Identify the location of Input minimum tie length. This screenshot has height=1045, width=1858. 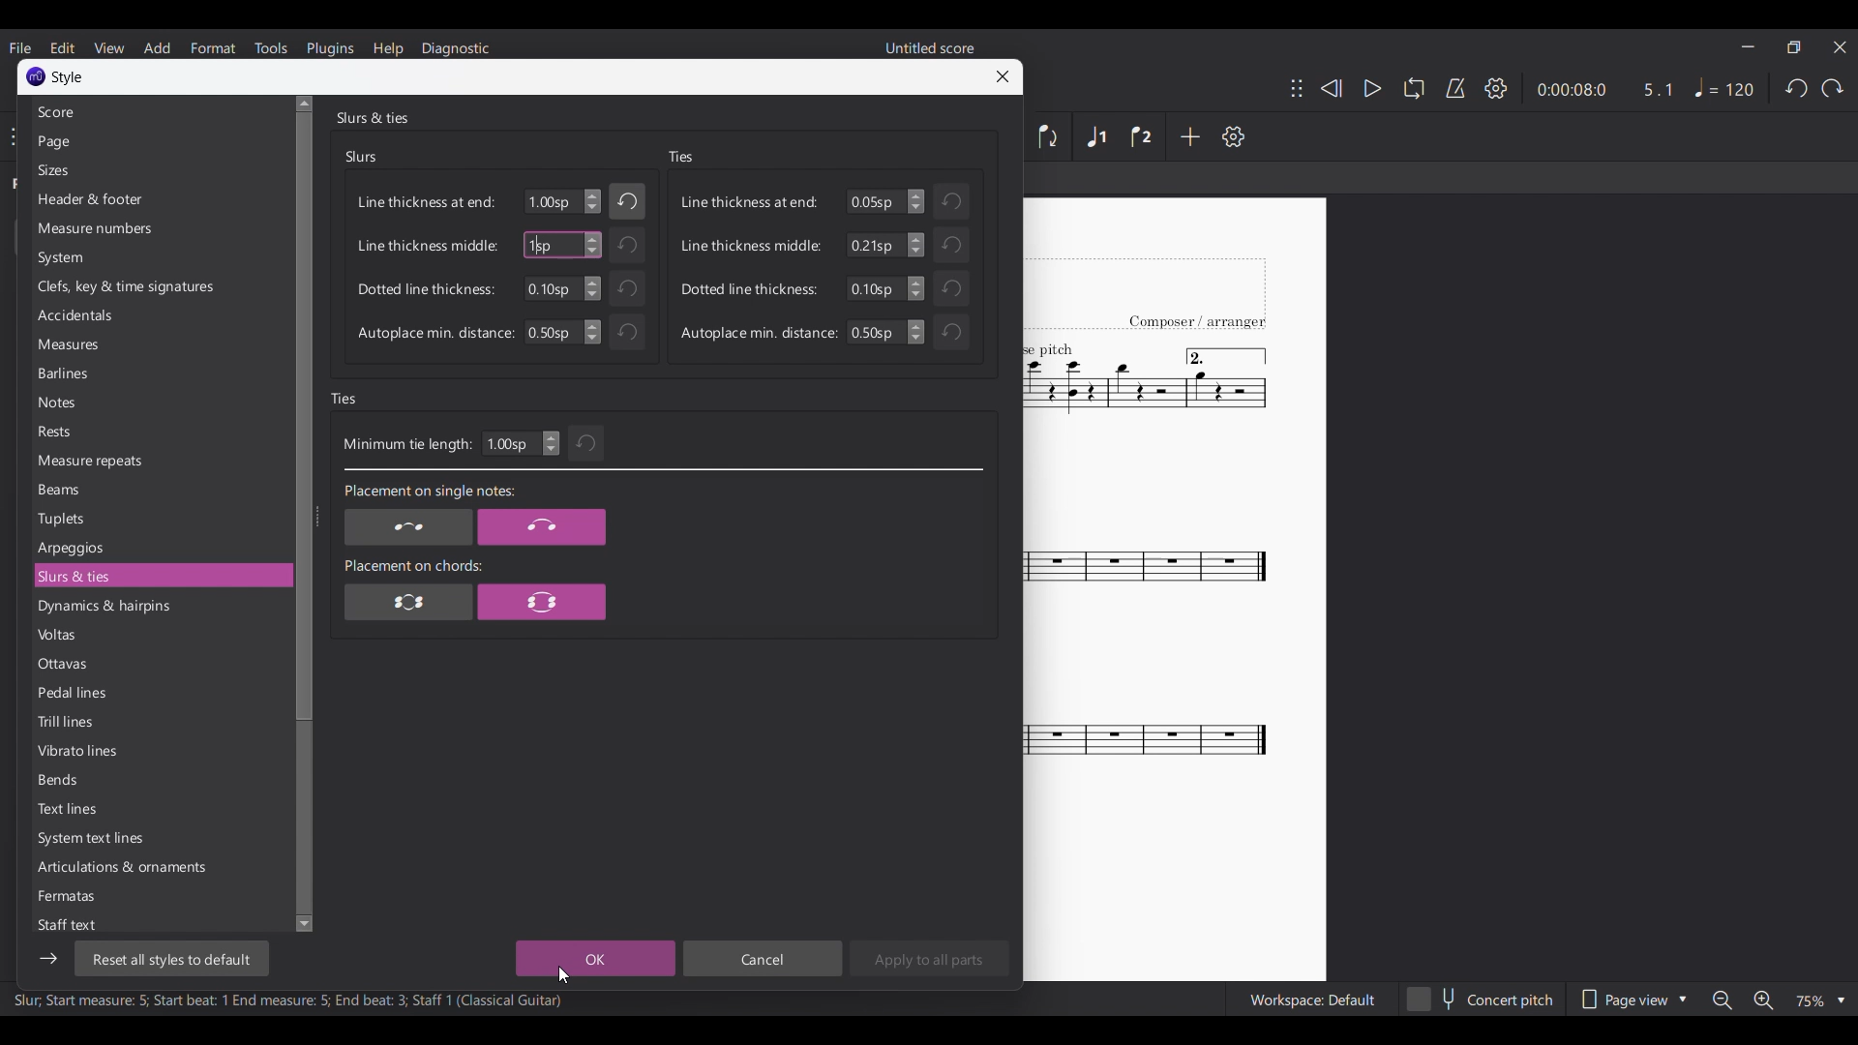
(510, 443).